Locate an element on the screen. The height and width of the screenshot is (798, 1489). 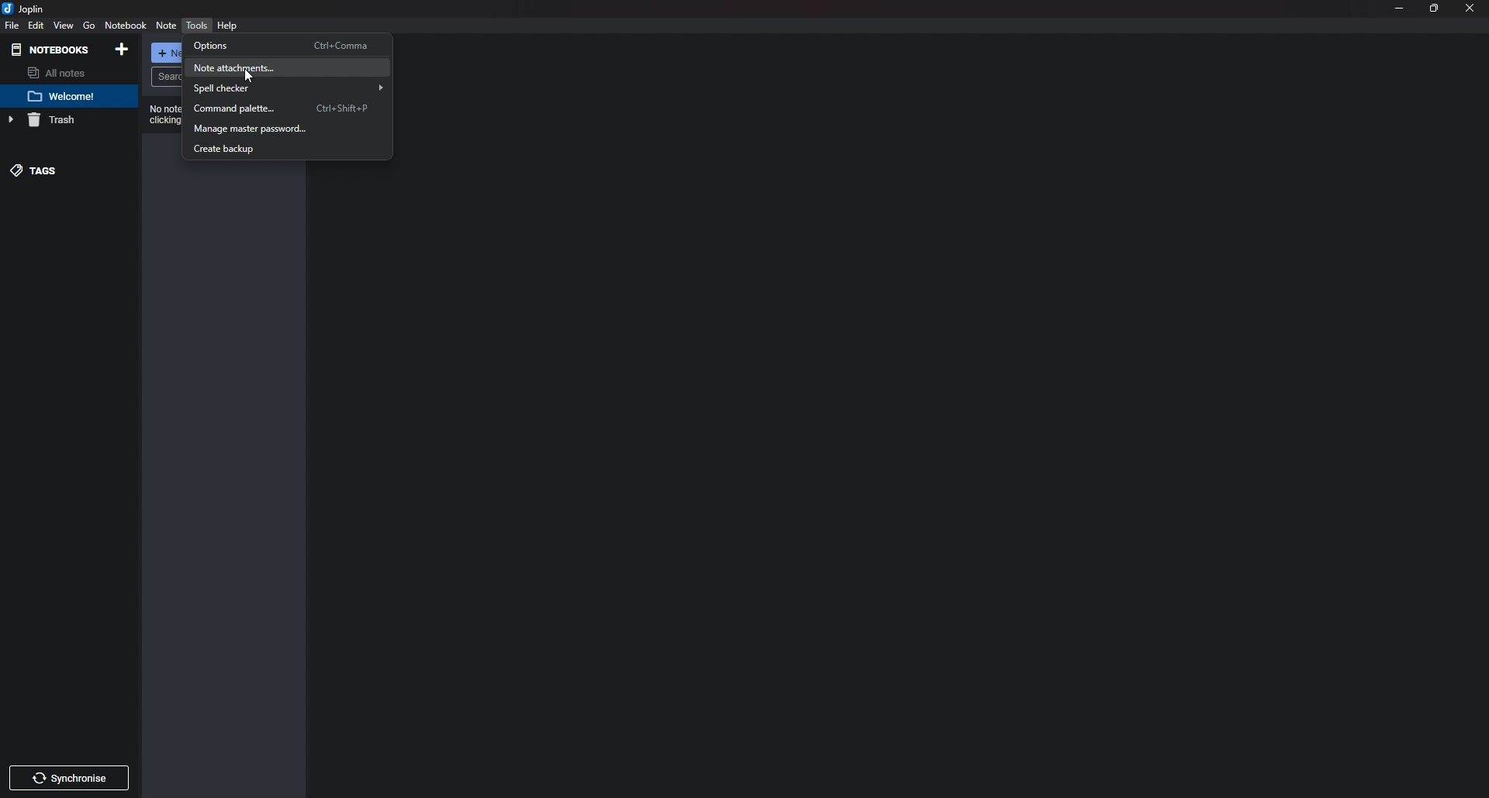
all note is located at coordinates (64, 74).